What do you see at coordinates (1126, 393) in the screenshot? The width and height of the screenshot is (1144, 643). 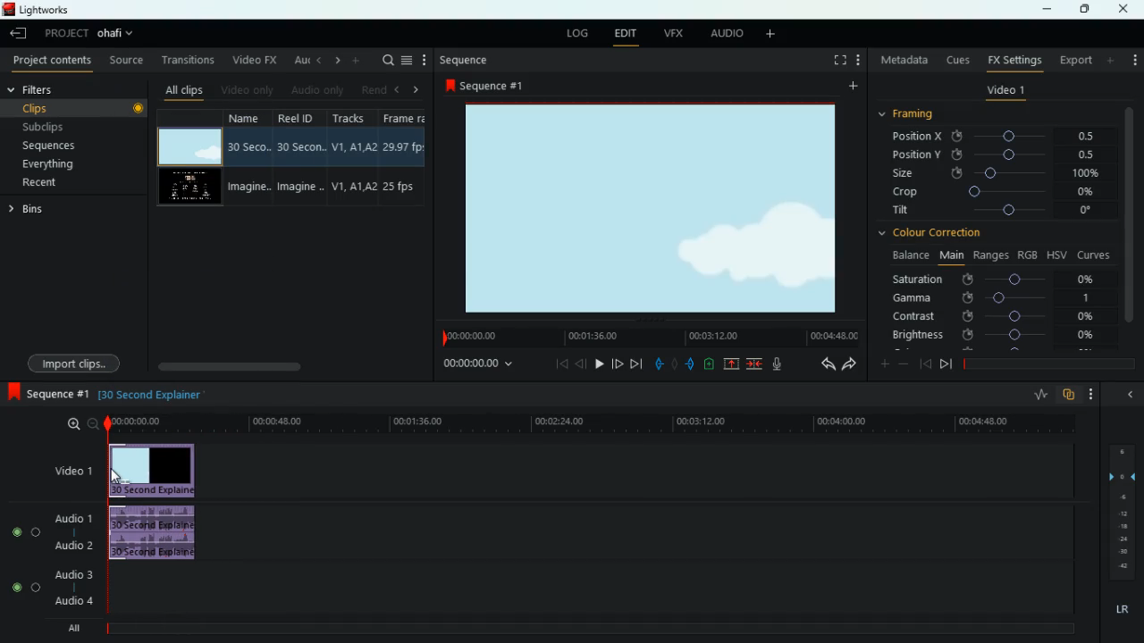 I see `hide` at bounding box center [1126, 393].